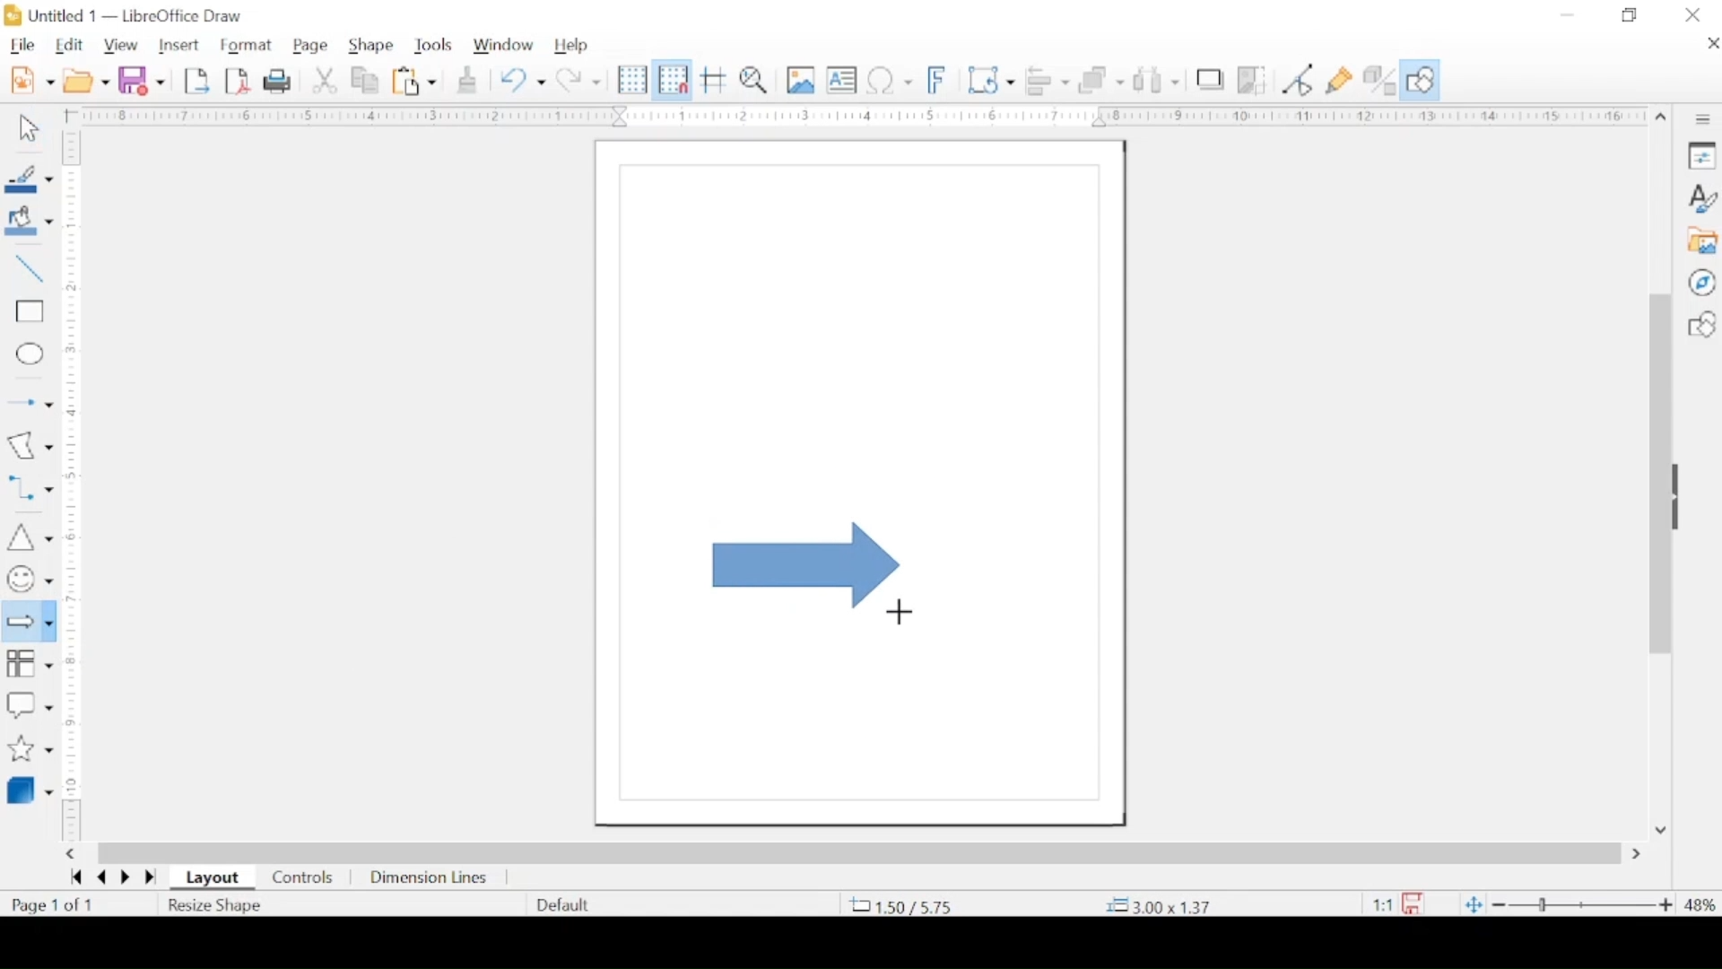 This screenshot has width=1722, height=969. I want to click on untitled 1 - libreoffice, so click(128, 15).